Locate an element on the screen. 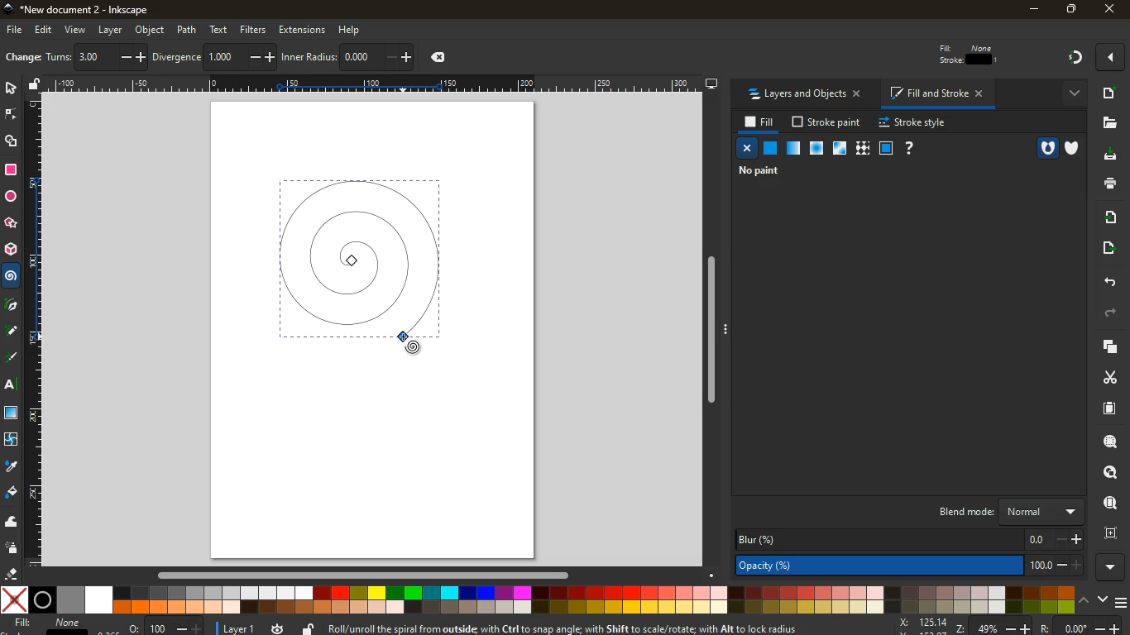  layers and objects is located at coordinates (802, 94).